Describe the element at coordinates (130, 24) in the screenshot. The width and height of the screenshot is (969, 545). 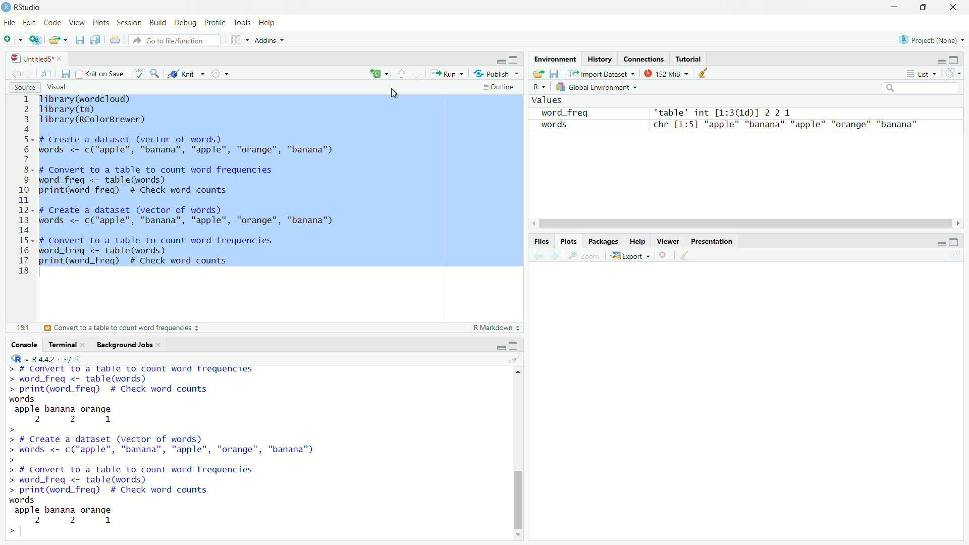
I see `Session` at that location.